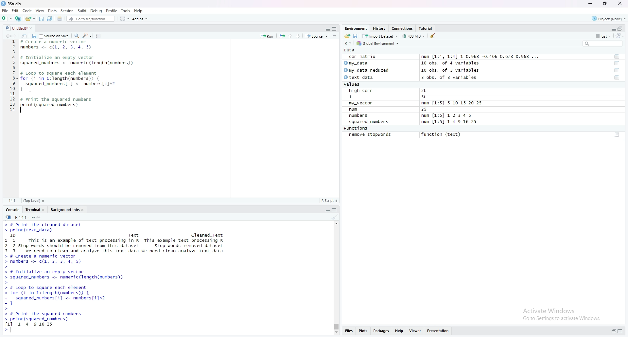 This screenshot has height=337, width=628. I want to click on Connections, so click(403, 28).